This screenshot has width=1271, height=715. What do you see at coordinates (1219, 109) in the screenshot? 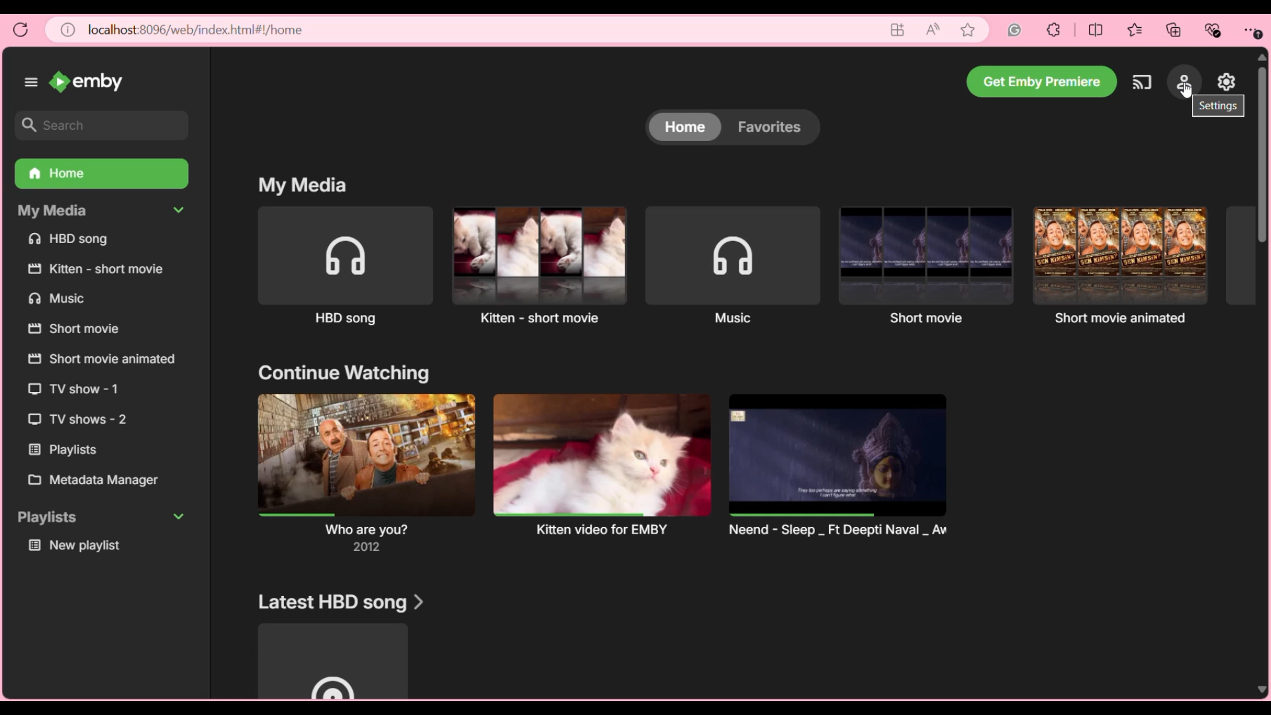
I see `tooltip` at bounding box center [1219, 109].